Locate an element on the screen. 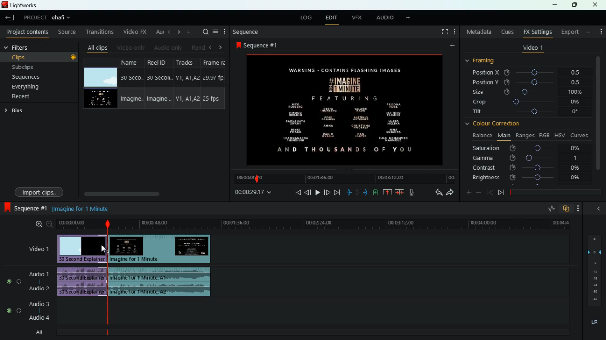  metadata is located at coordinates (479, 32).